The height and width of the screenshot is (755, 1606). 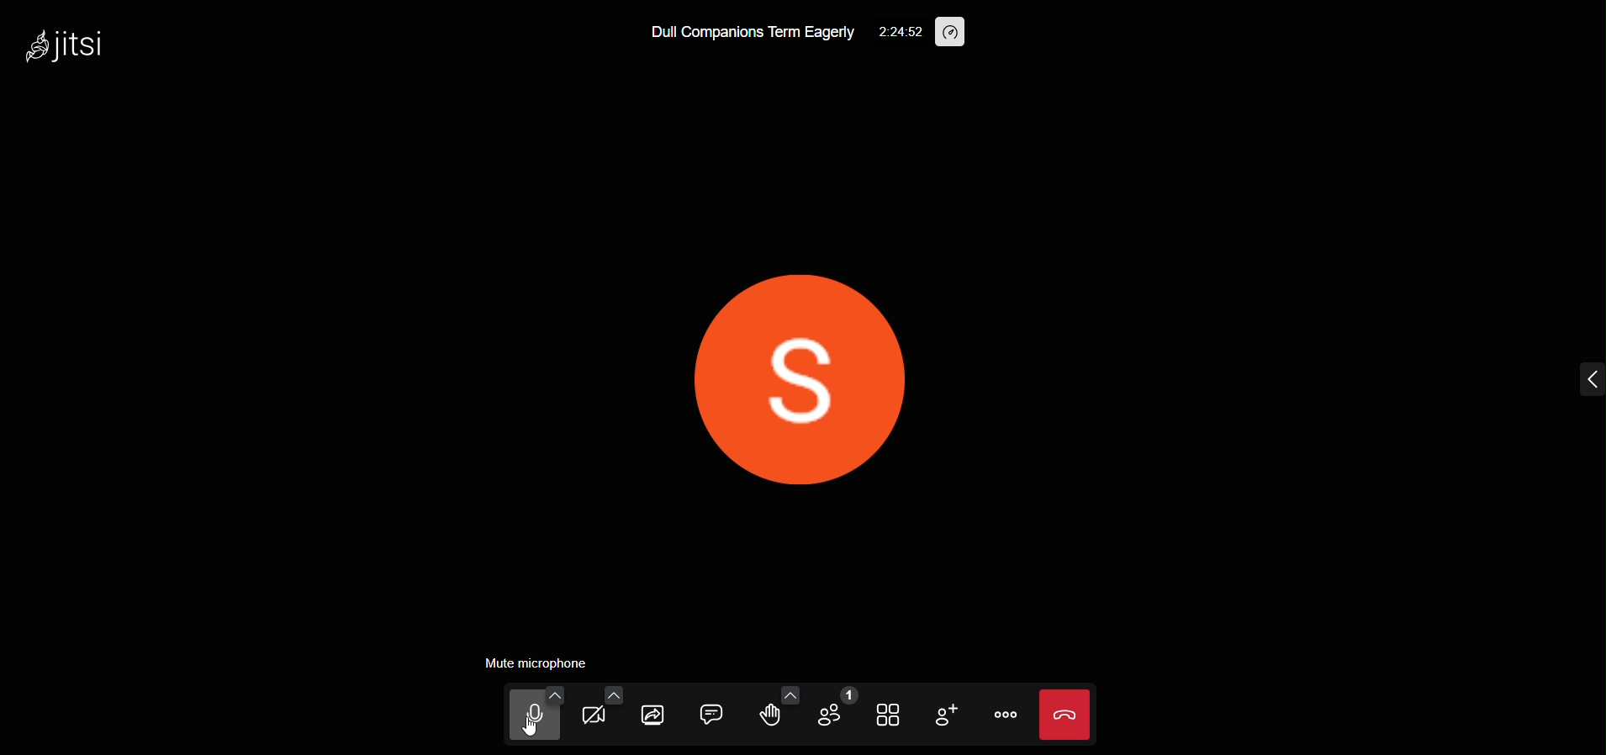 What do you see at coordinates (956, 33) in the screenshot?
I see `performance setting` at bounding box center [956, 33].